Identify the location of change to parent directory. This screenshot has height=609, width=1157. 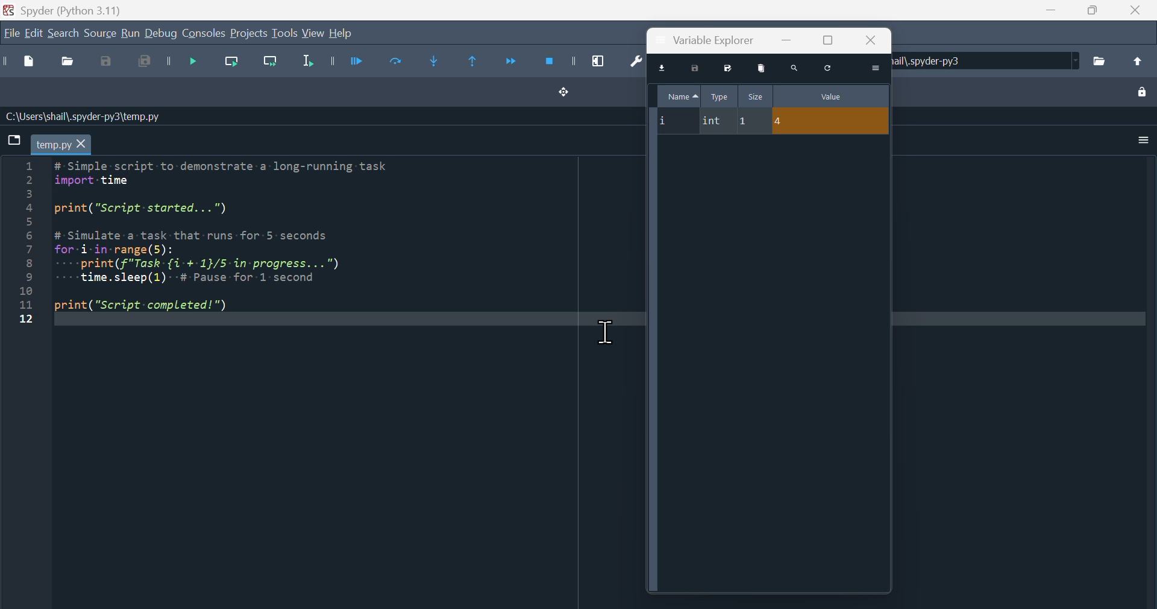
(1137, 60).